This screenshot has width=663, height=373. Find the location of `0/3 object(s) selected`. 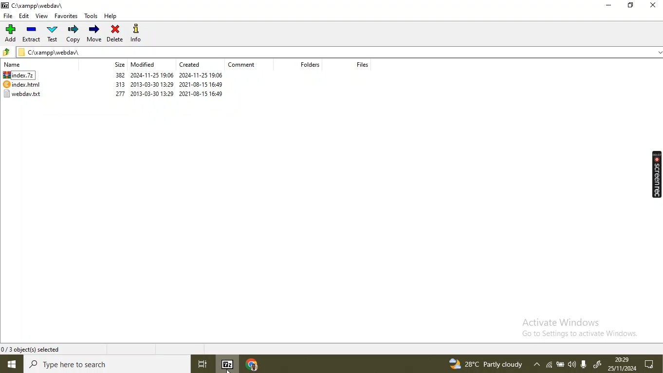

0/3 object(s) selected is located at coordinates (30, 349).